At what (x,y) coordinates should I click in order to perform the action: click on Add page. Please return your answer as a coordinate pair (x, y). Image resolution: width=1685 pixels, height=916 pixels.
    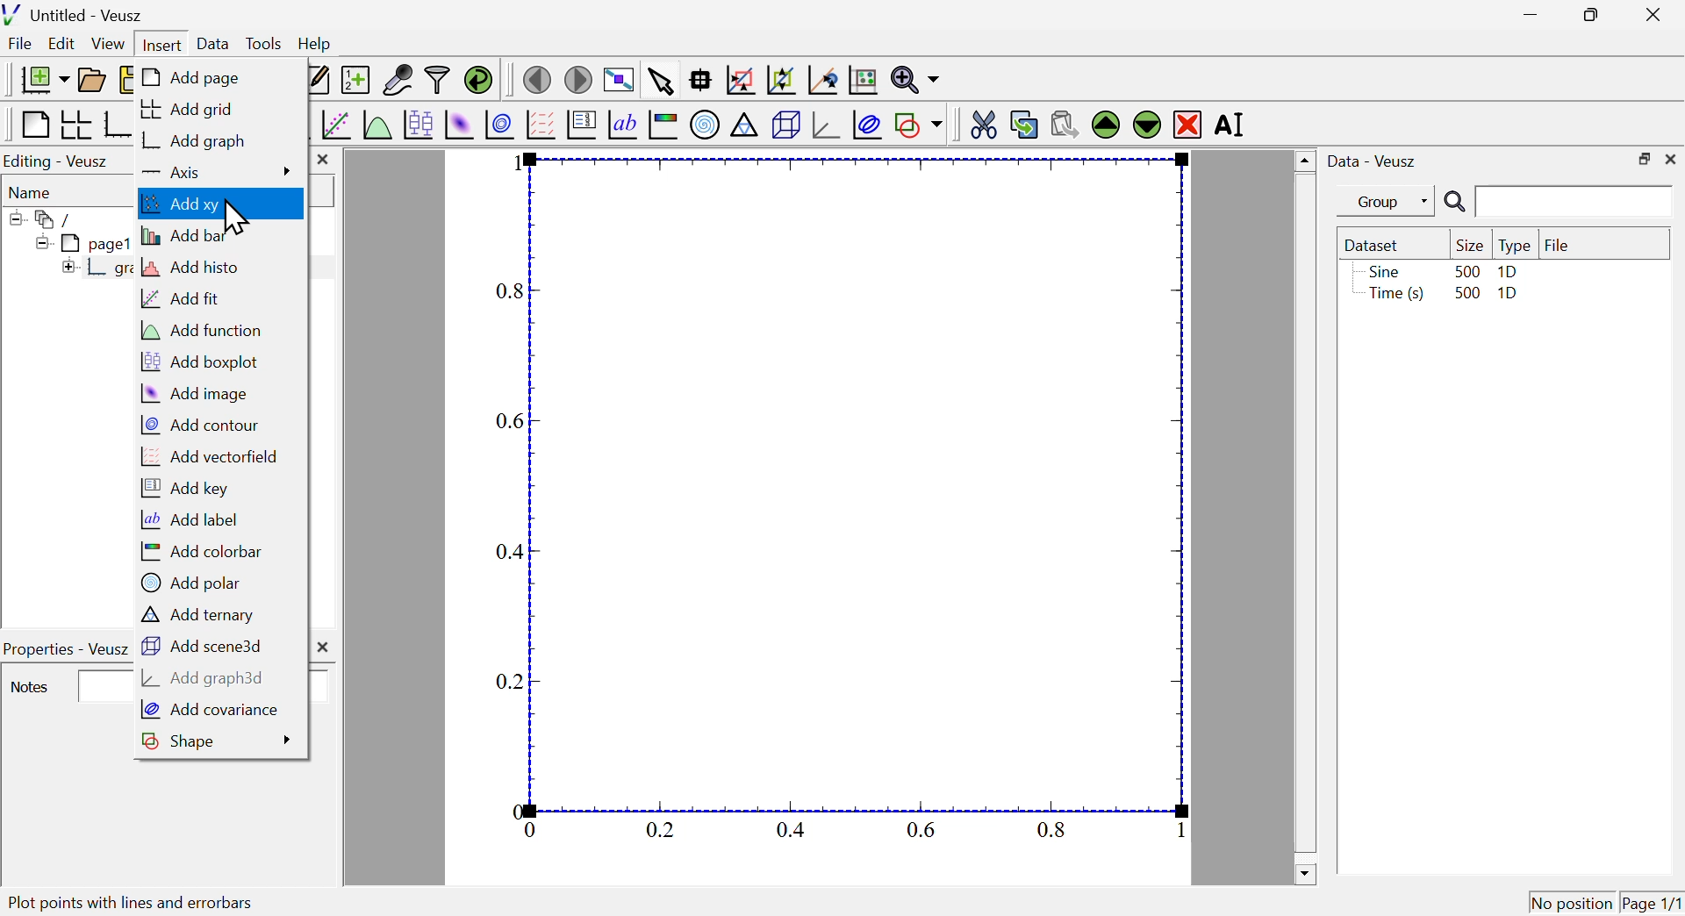
    Looking at the image, I should click on (197, 78).